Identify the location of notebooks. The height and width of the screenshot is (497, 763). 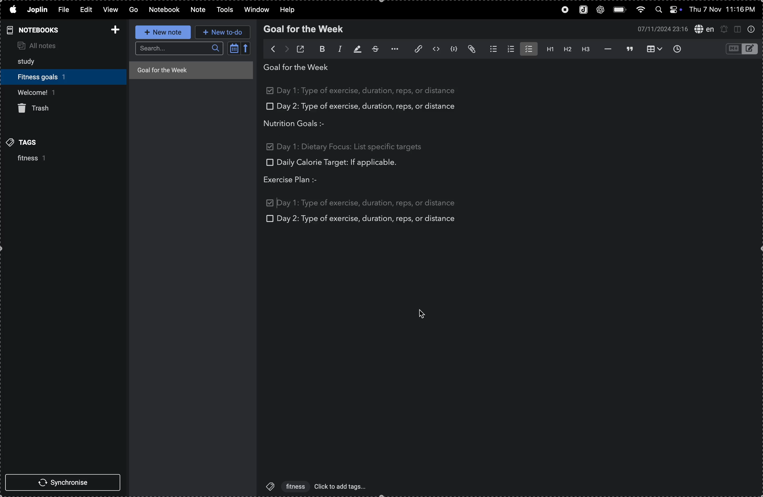
(37, 30).